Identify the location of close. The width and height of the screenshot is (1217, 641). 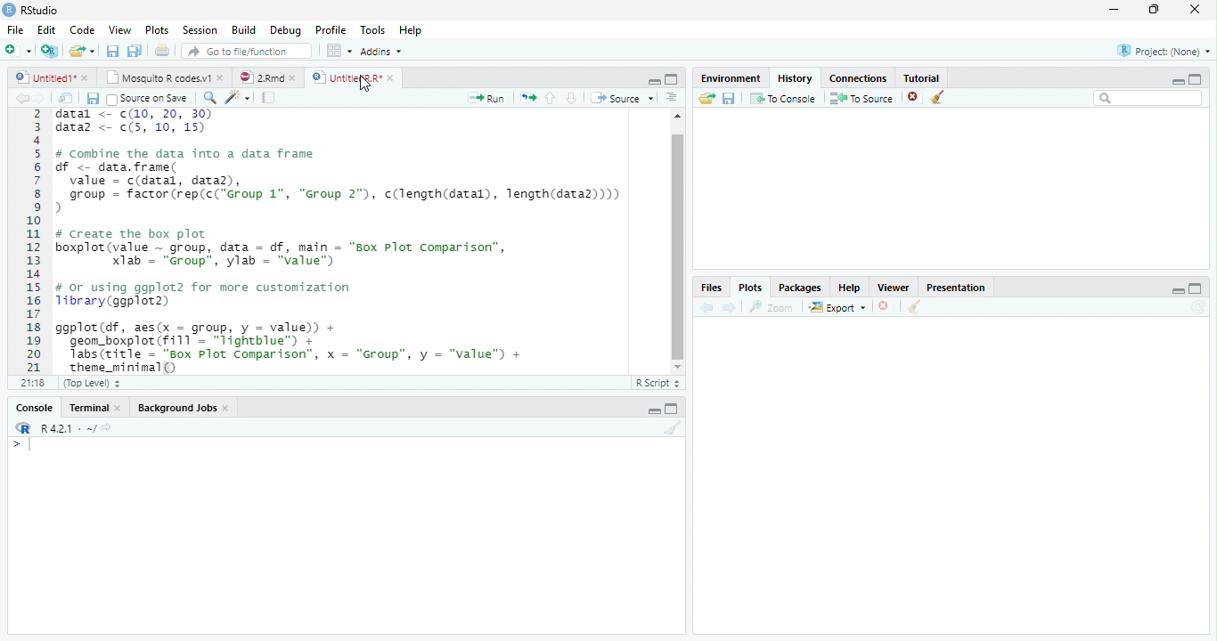
(221, 77).